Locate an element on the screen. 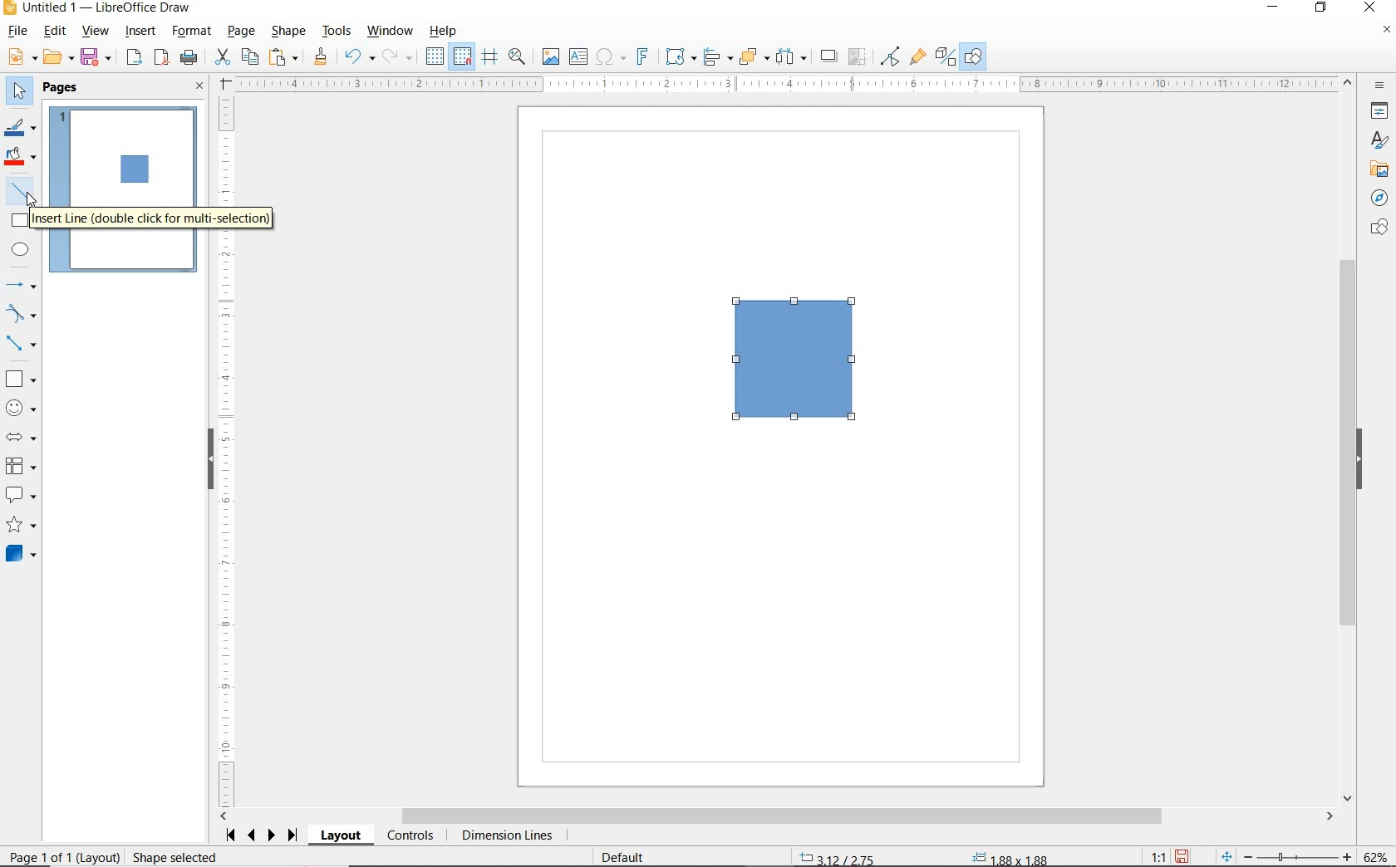 This screenshot has height=867, width=1396. STANDARD SELECTION is located at coordinates (926, 855).